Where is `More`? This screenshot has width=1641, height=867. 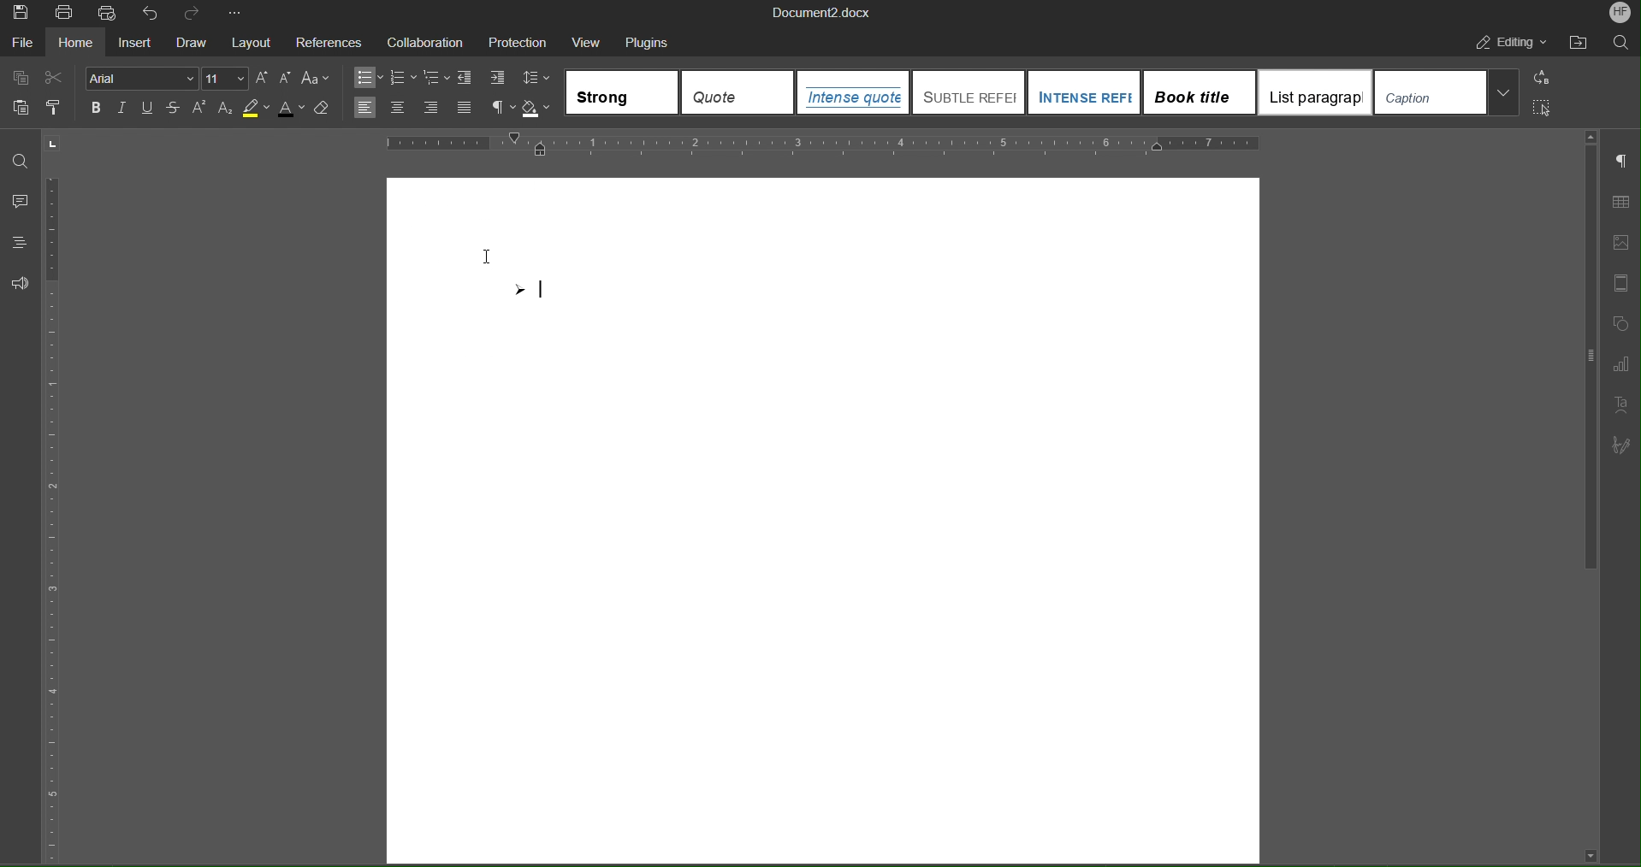 More is located at coordinates (240, 15).